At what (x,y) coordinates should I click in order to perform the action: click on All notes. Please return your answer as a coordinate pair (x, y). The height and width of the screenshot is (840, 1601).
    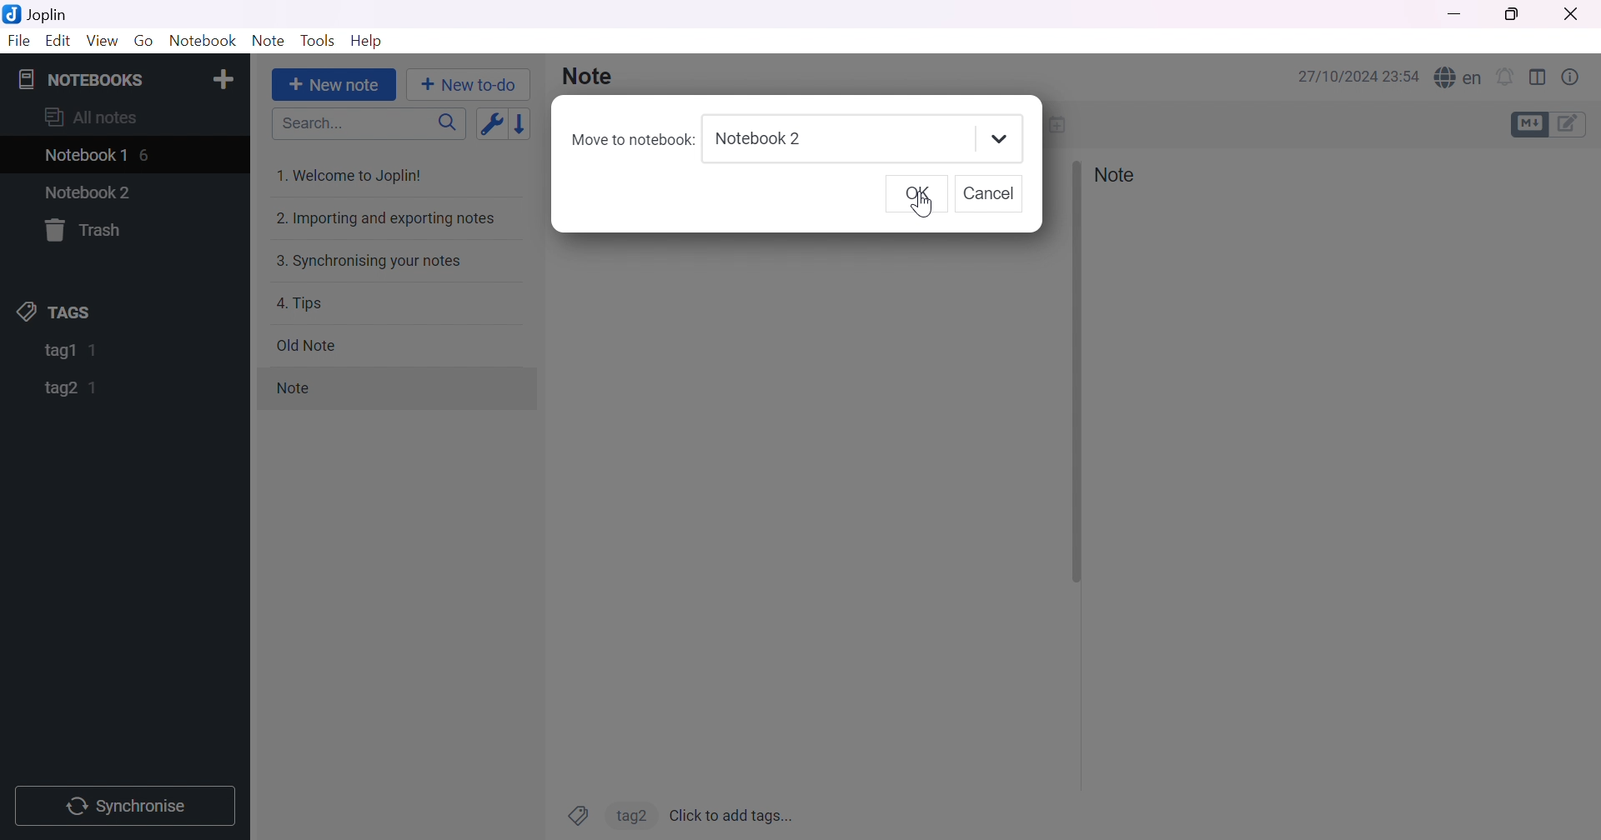
    Looking at the image, I should click on (91, 116).